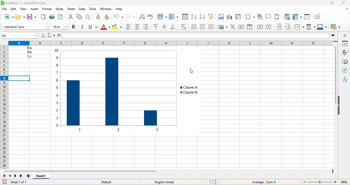 The image size is (350, 185). What do you see at coordinates (343, 3) in the screenshot?
I see `close` at bounding box center [343, 3].